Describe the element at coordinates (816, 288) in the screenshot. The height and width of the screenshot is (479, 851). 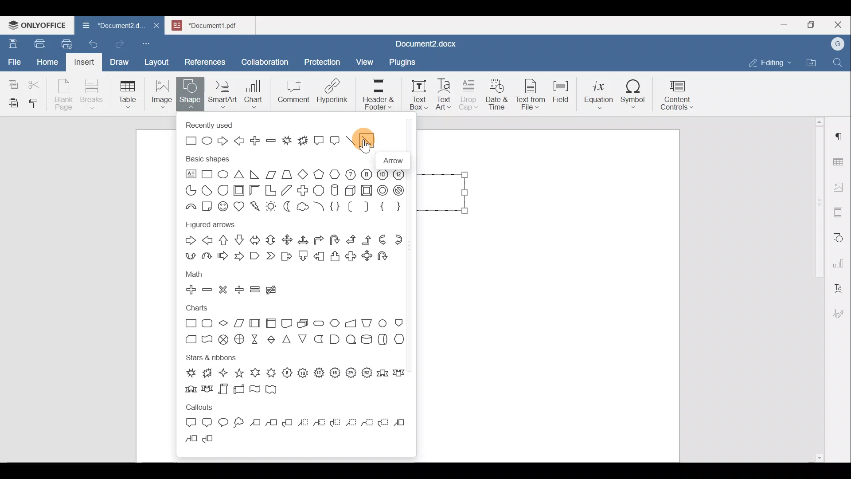
I see `Scroll bar` at that location.